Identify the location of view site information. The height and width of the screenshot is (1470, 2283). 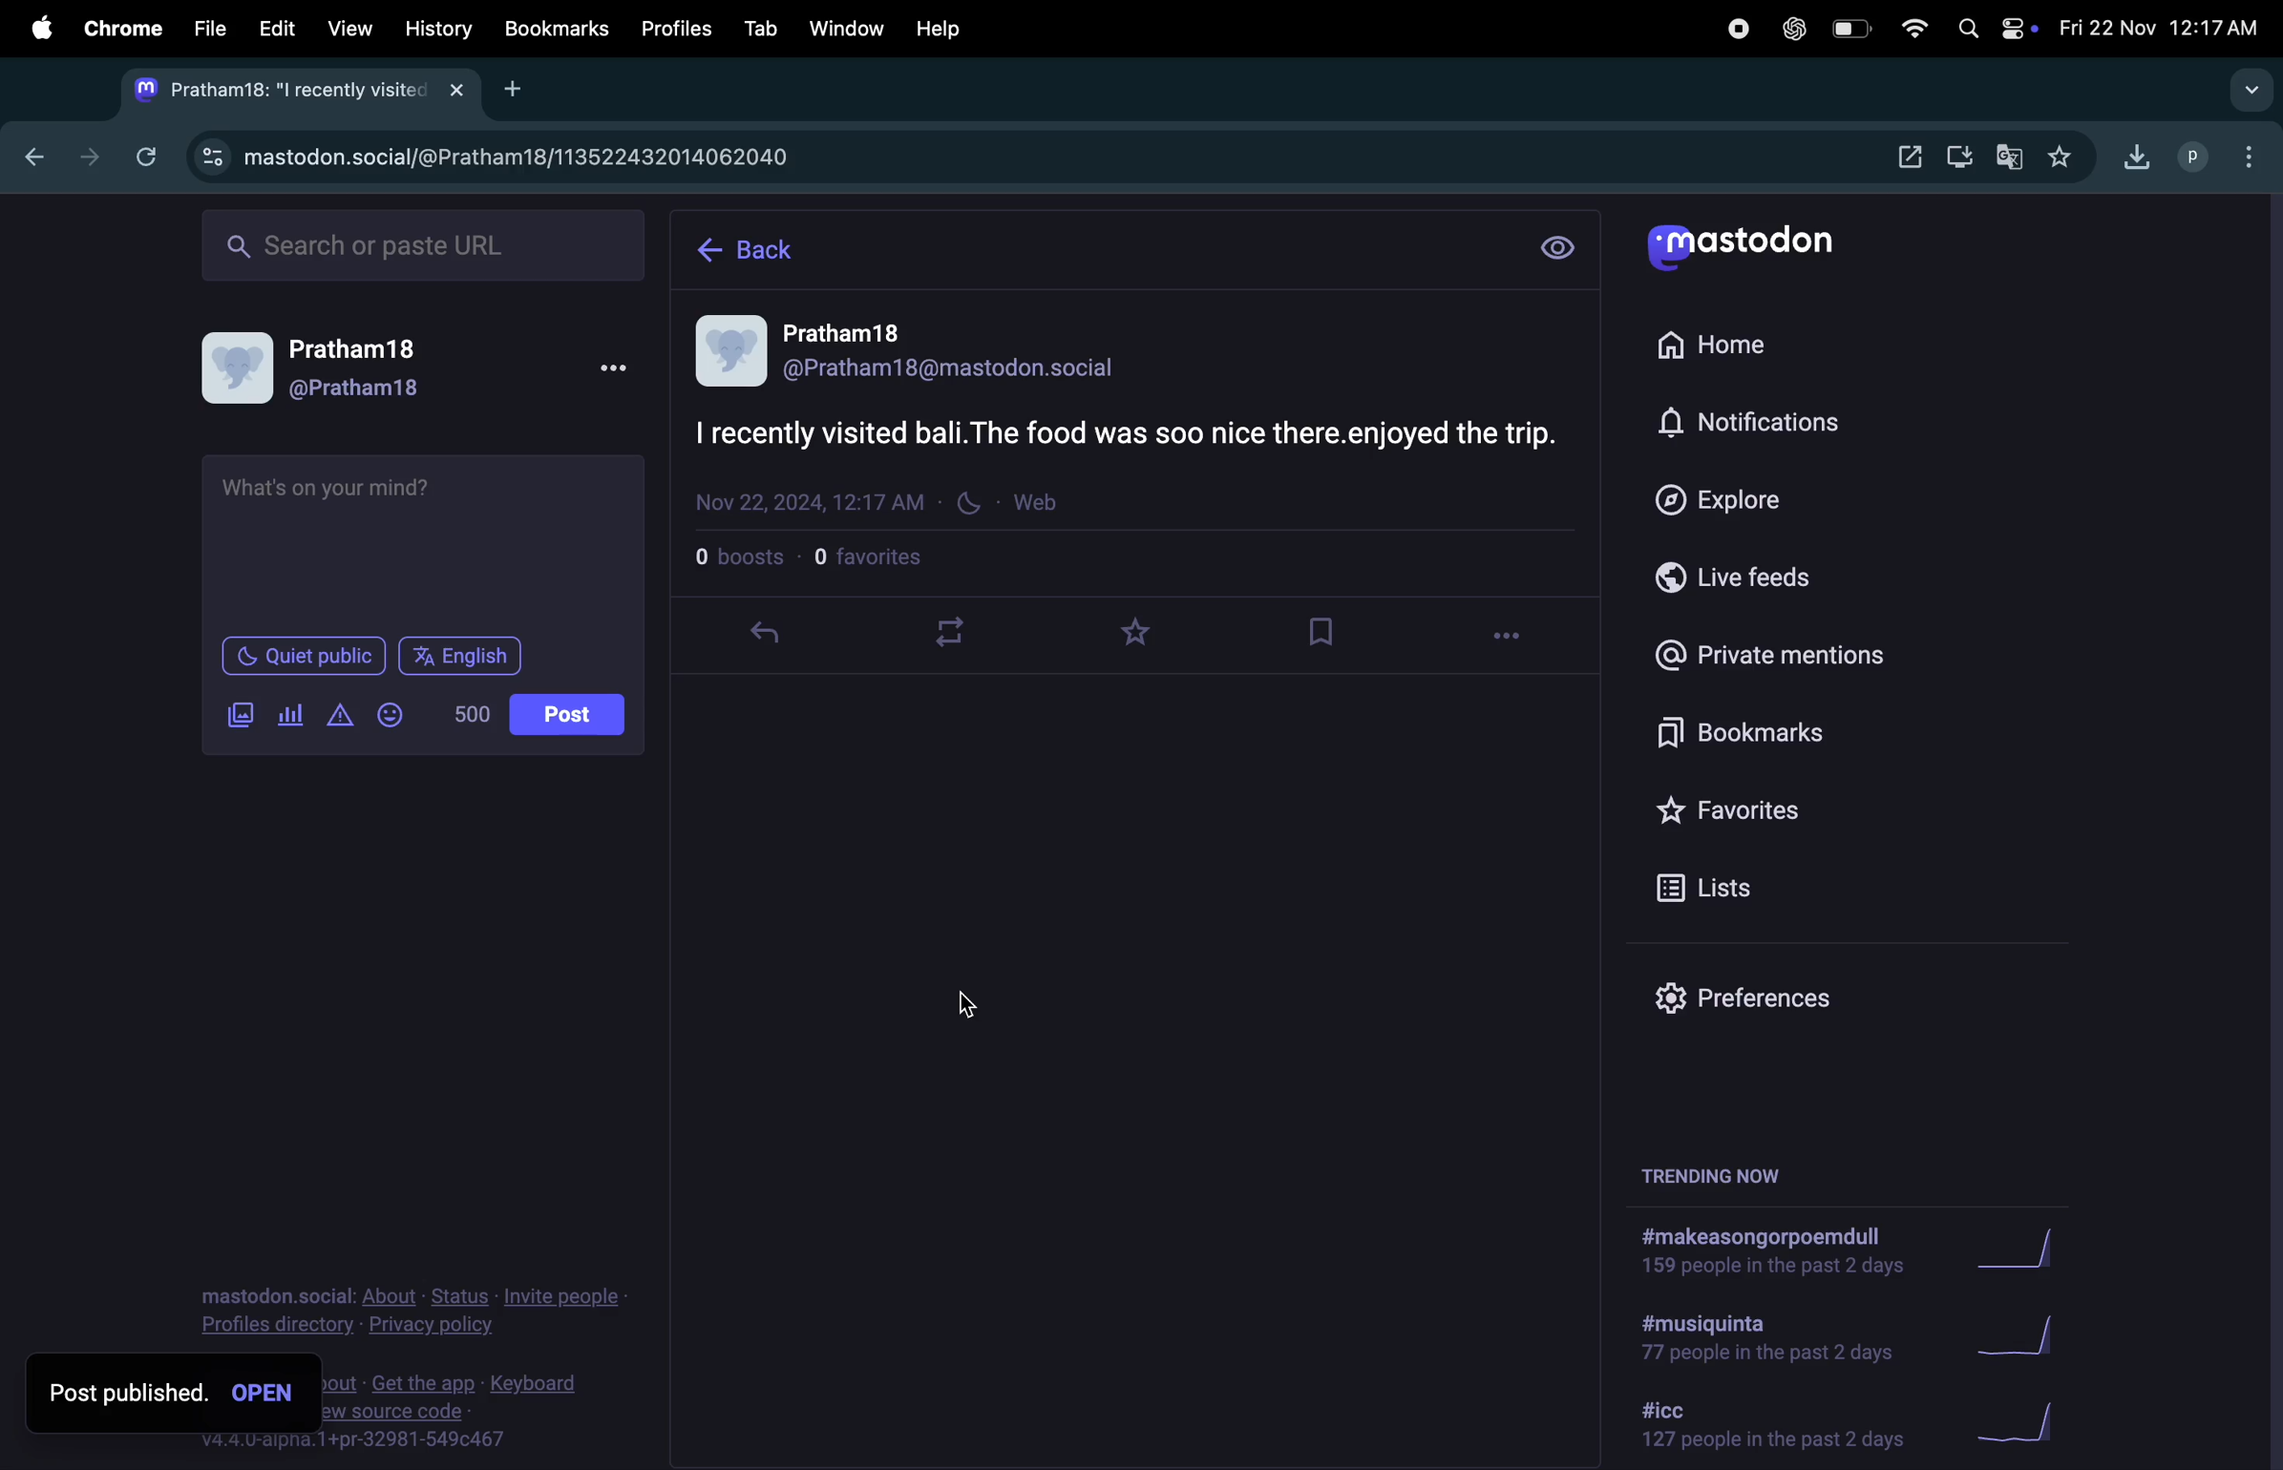
(218, 158).